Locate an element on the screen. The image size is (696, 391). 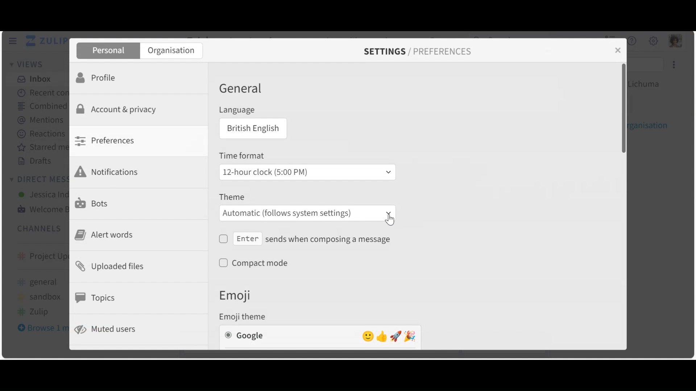
Uploaded Files is located at coordinates (112, 268).